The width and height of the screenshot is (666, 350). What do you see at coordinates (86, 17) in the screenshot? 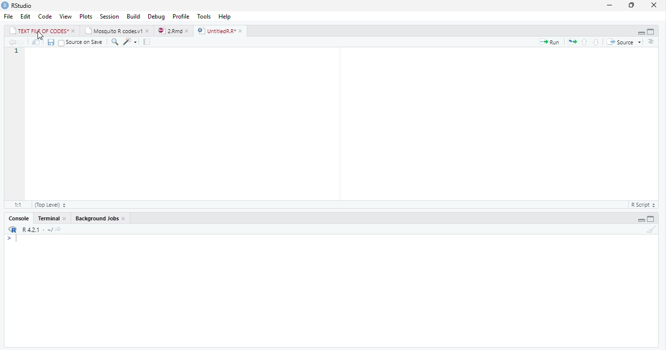
I see `plots` at bounding box center [86, 17].